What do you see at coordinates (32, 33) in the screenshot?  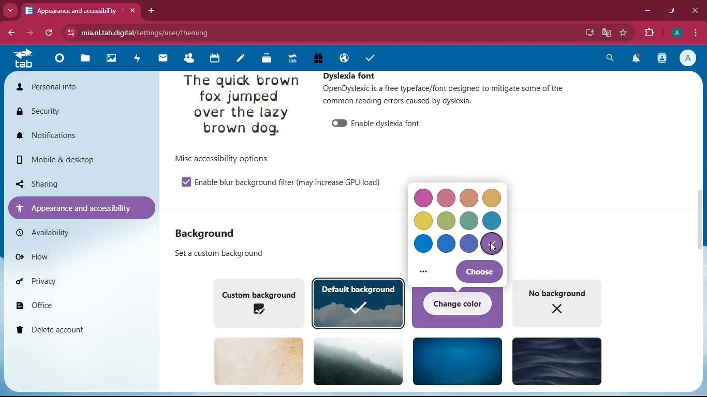 I see `forward` at bounding box center [32, 33].